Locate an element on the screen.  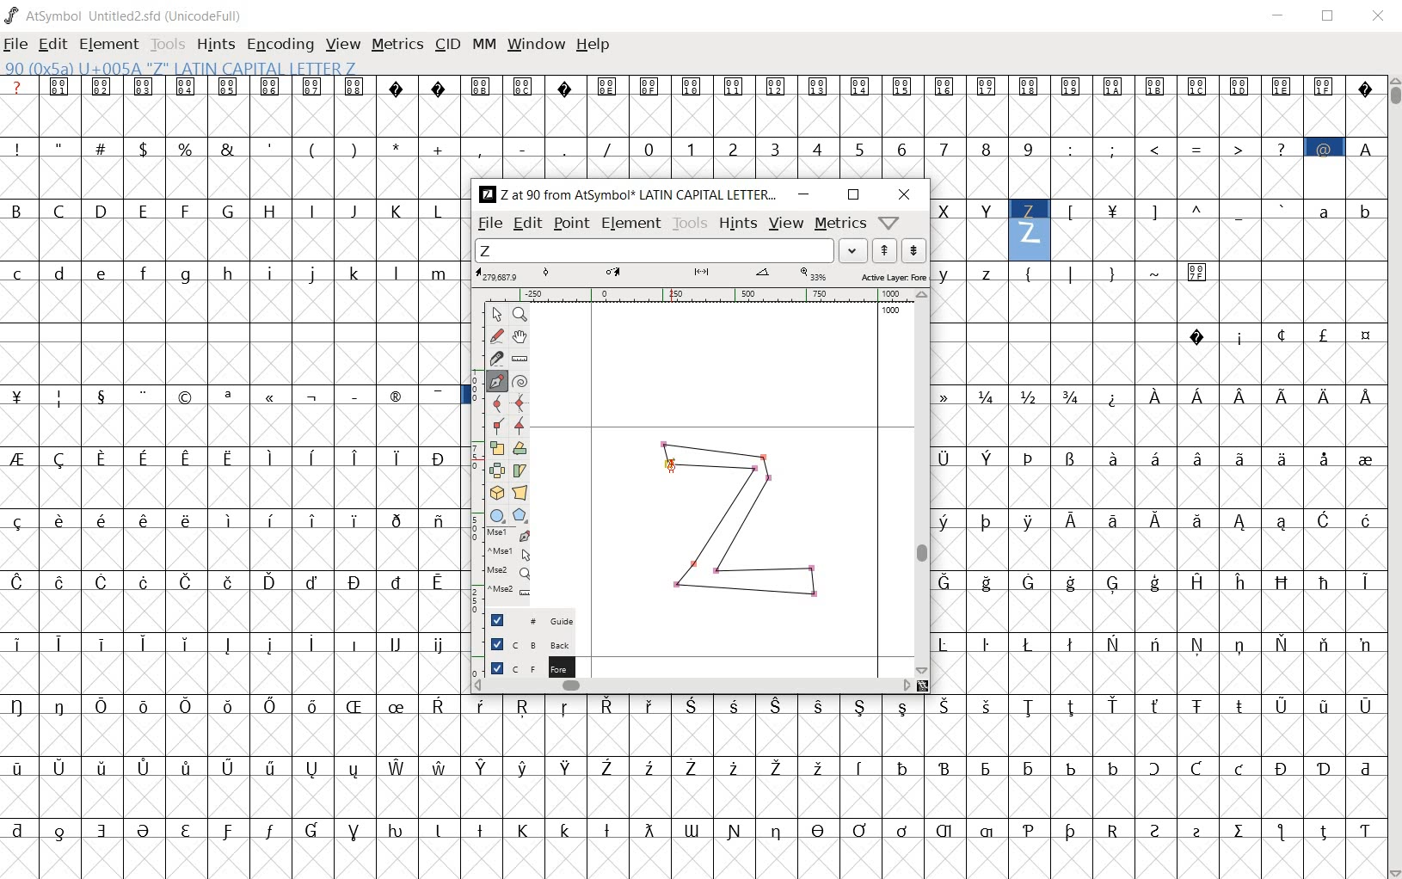
Rotate the selection is located at coordinates (520, 450).